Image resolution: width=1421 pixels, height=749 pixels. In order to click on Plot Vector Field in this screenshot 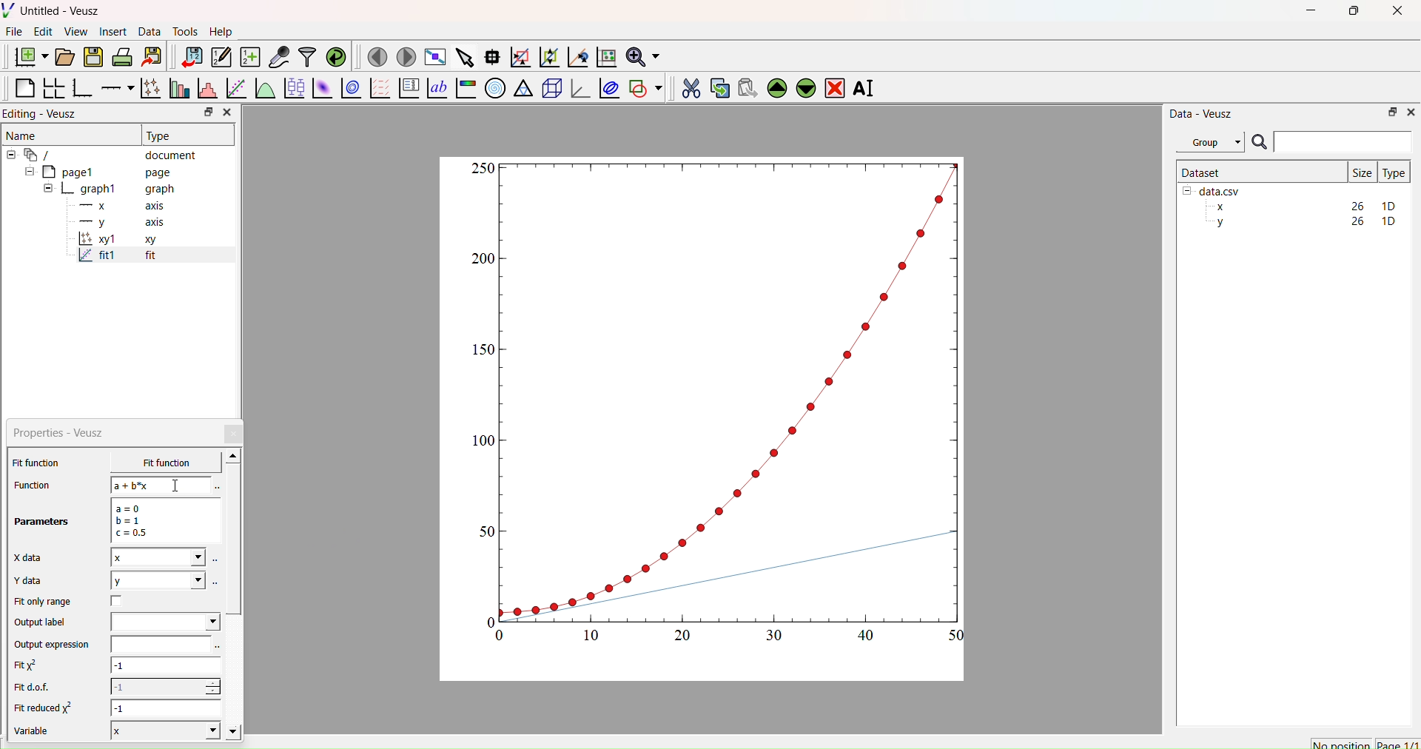, I will do `click(380, 90)`.